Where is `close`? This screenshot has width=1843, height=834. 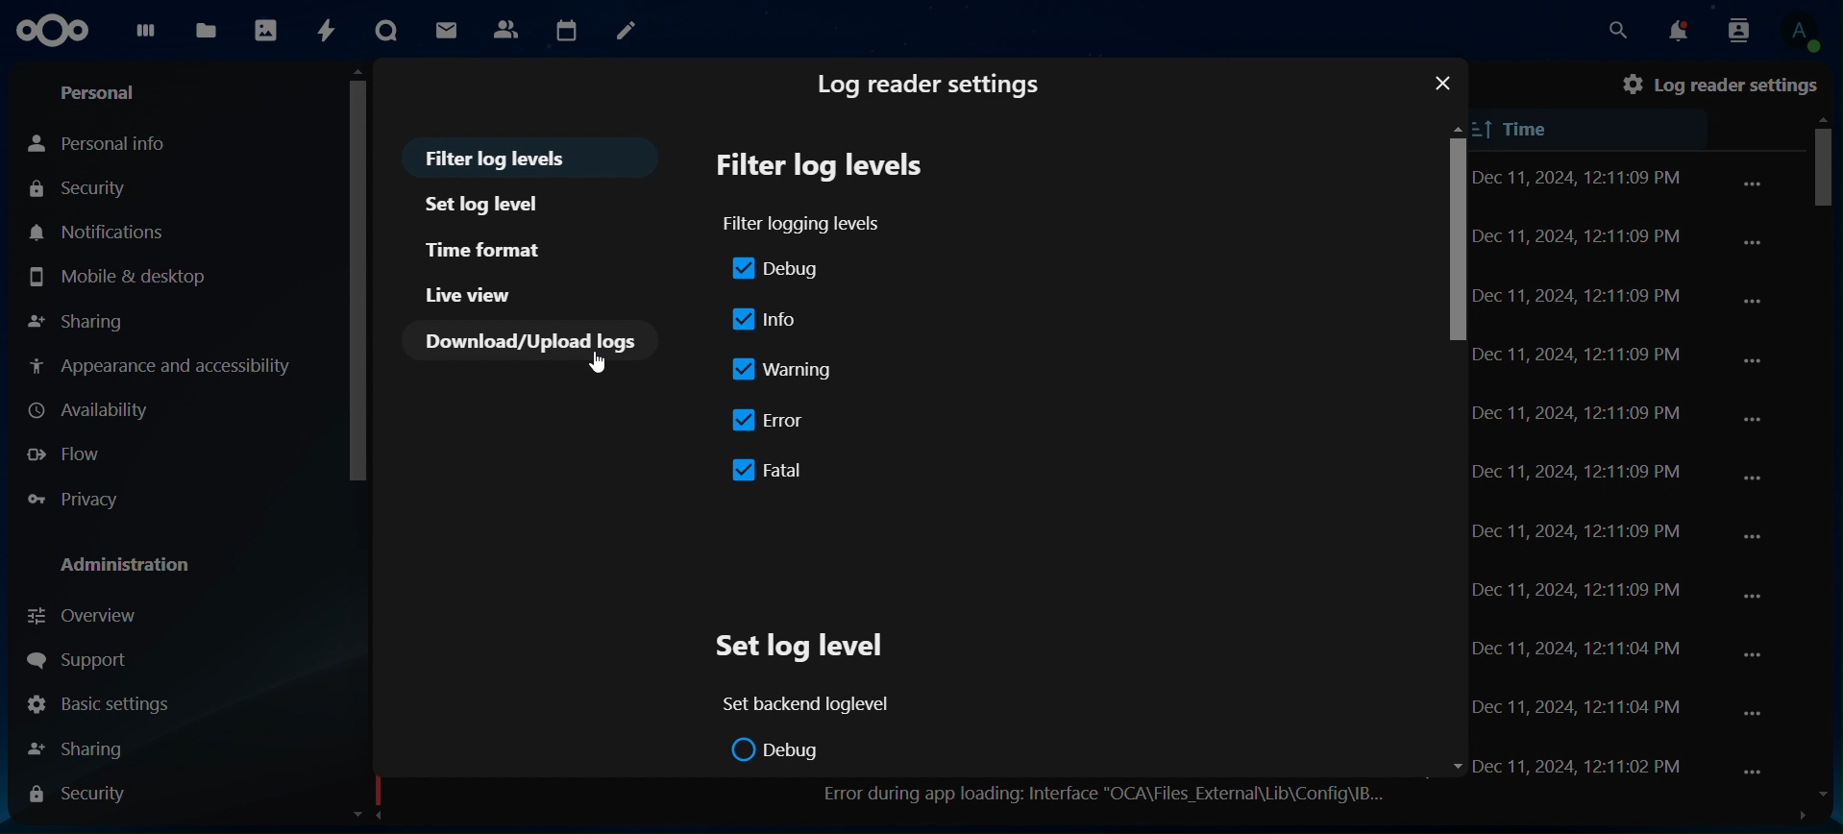 close is located at coordinates (1442, 84).